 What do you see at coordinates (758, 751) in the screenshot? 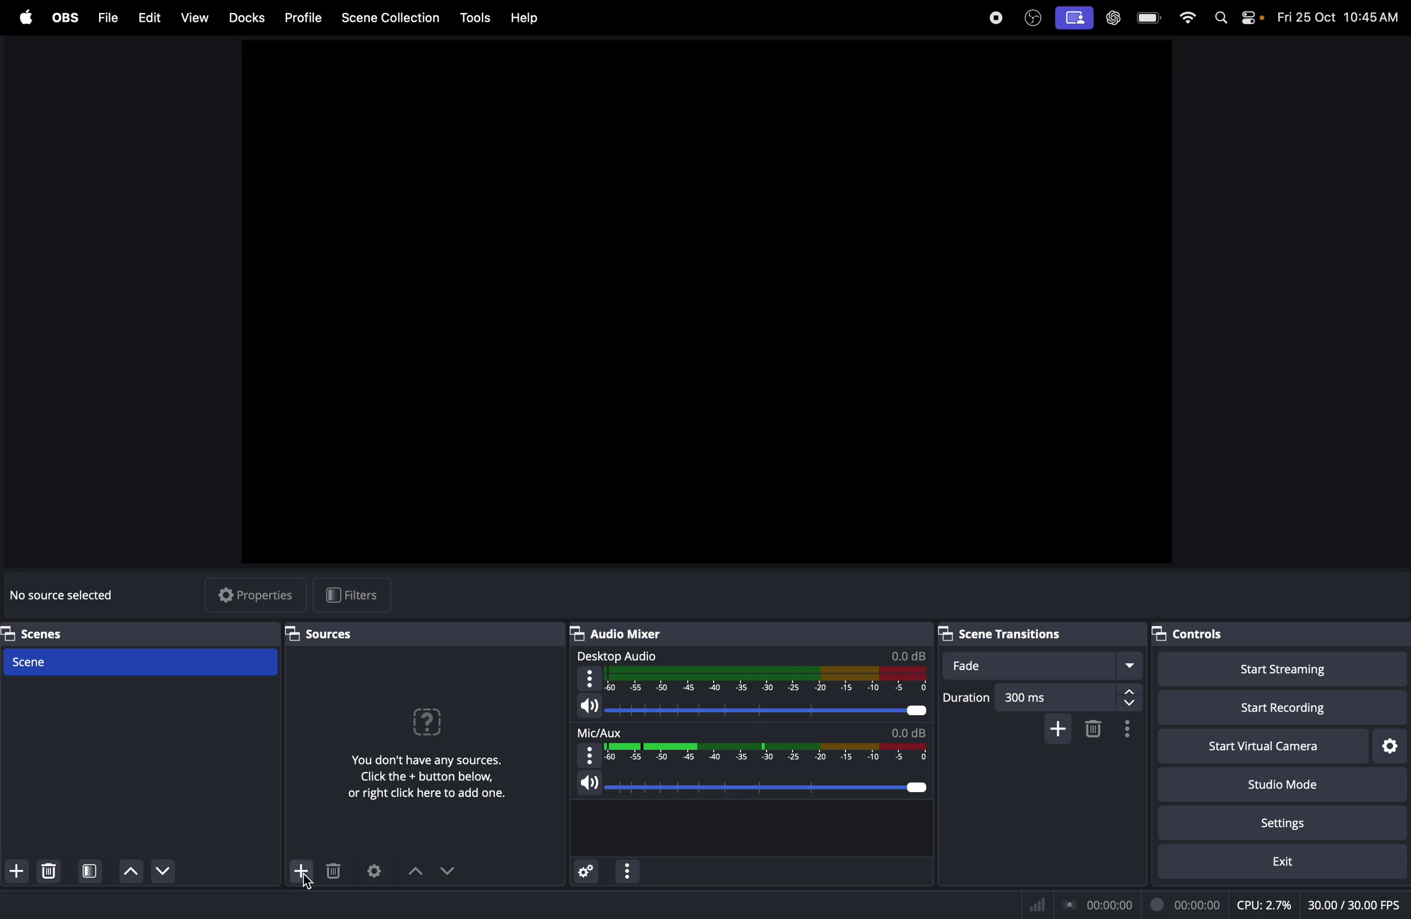
I see `range select` at bounding box center [758, 751].